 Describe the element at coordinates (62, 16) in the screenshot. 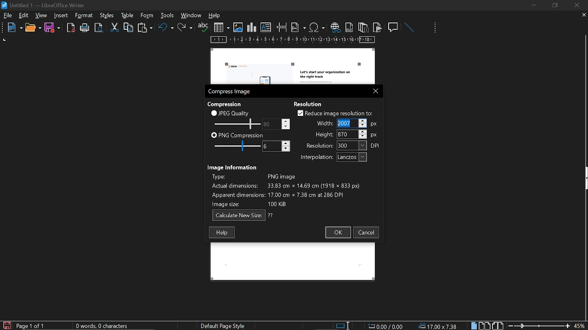

I see `insert` at that location.